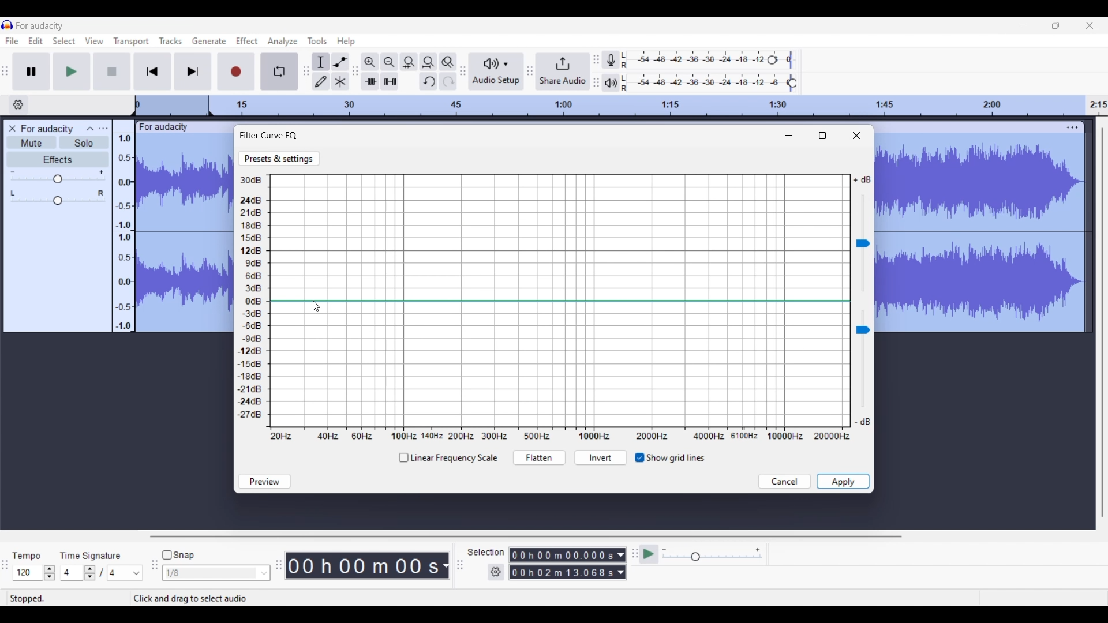 This screenshot has height=623, width=1108. Describe the element at coordinates (611, 59) in the screenshot. I see `Record meter` at that location.